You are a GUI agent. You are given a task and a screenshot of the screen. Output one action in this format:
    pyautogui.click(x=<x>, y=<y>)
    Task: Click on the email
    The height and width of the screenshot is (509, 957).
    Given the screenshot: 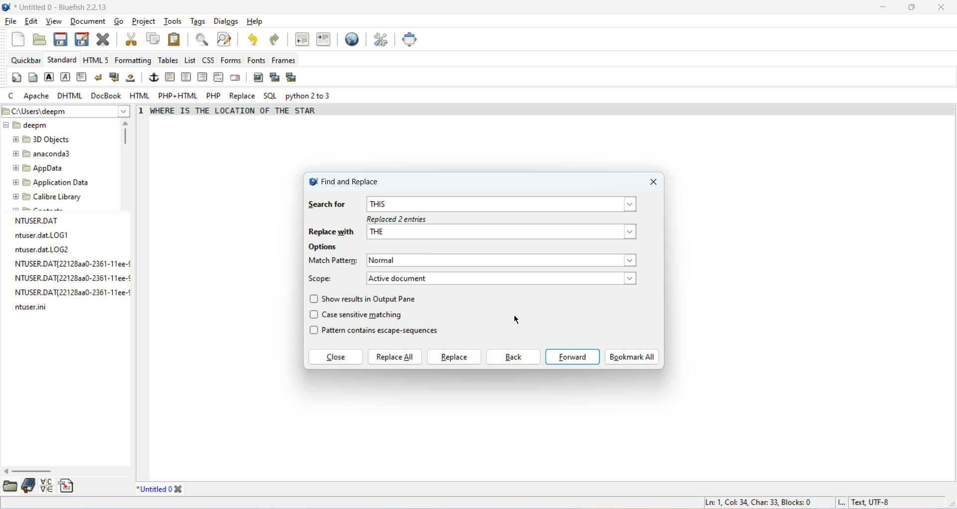 What is the action you would take?
    pyautogui.click(x=235, y=77)
    